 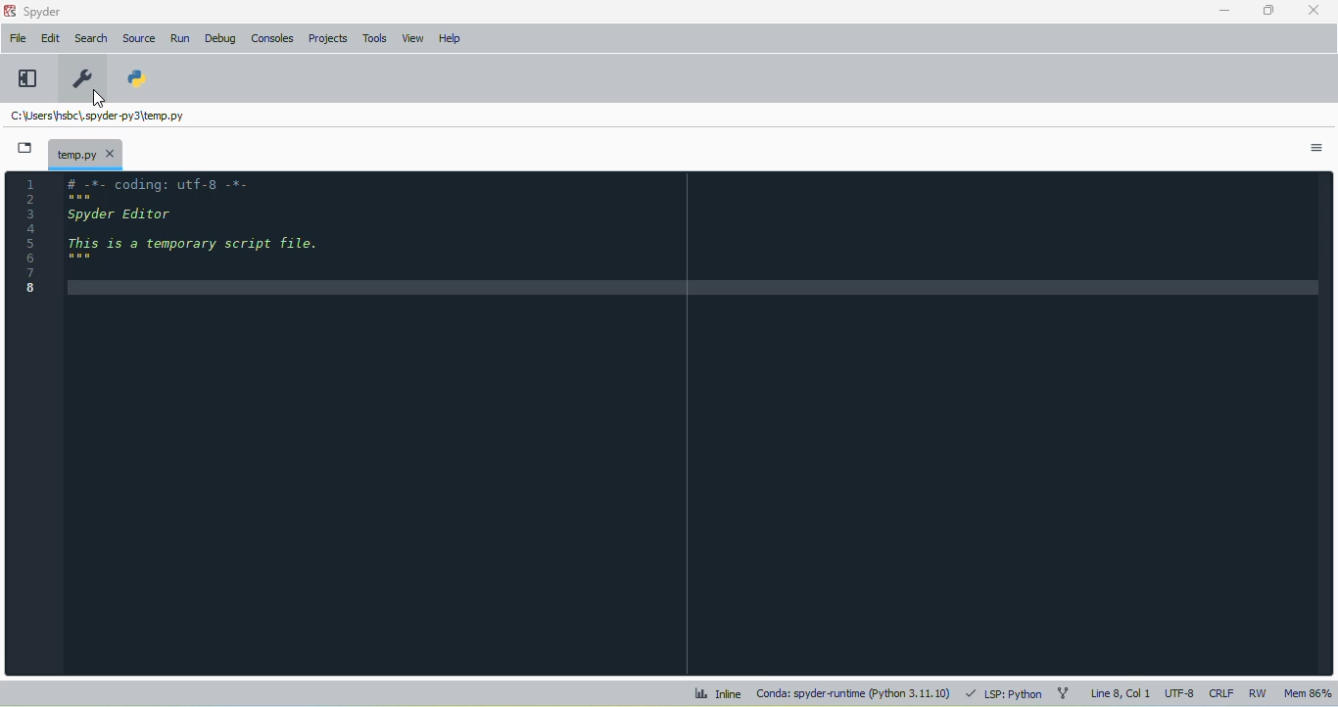 What do you see at coordinates (854, 692) in the screenshot?
I see `conda: spyder-runtime (python 3. 11. 10)` at bounding box center [854, 692].